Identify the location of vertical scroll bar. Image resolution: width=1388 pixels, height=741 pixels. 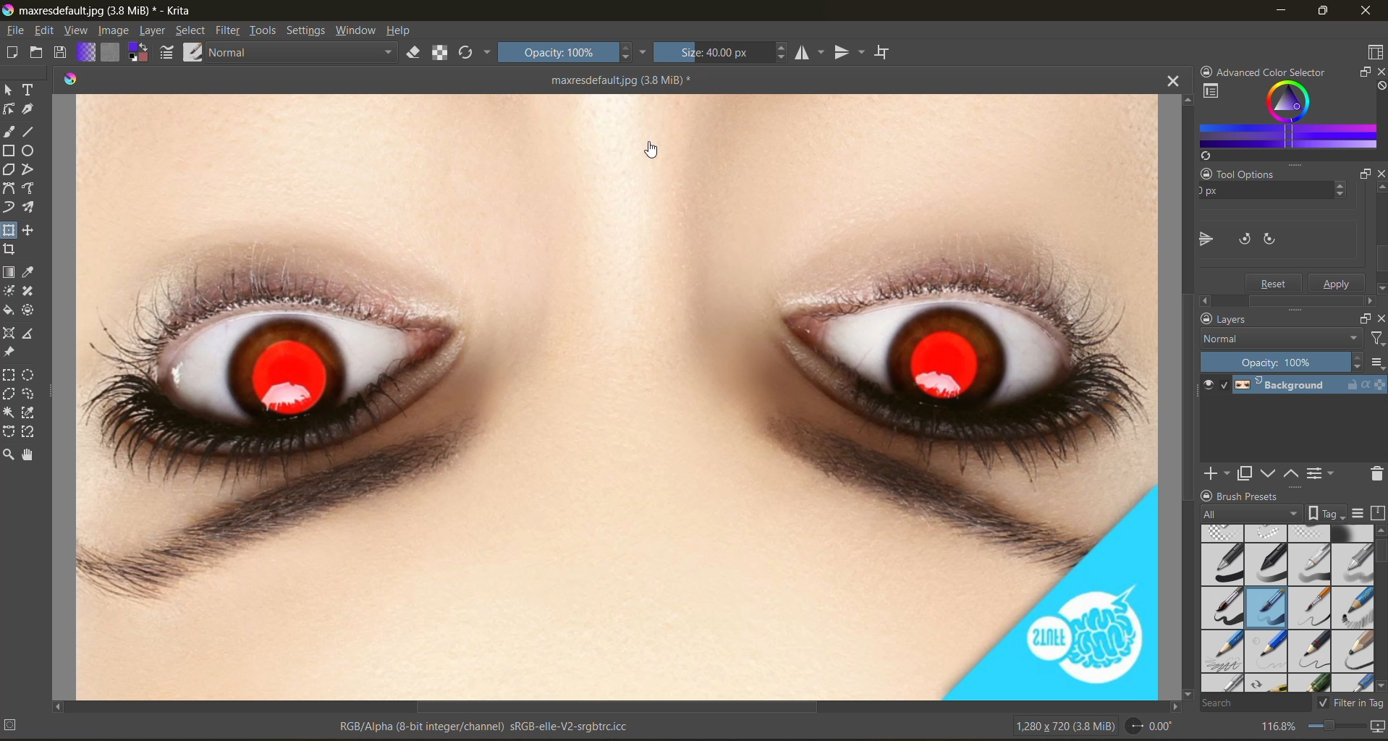
(1185, 396).